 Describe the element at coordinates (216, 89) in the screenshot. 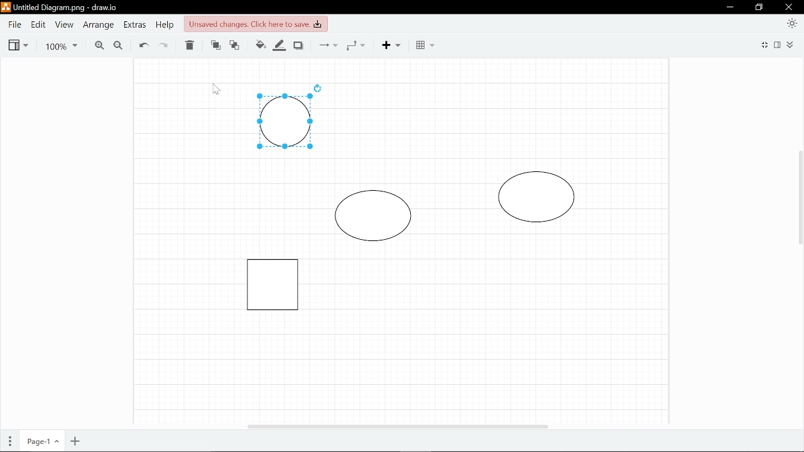

I see `Cursor` at that location.